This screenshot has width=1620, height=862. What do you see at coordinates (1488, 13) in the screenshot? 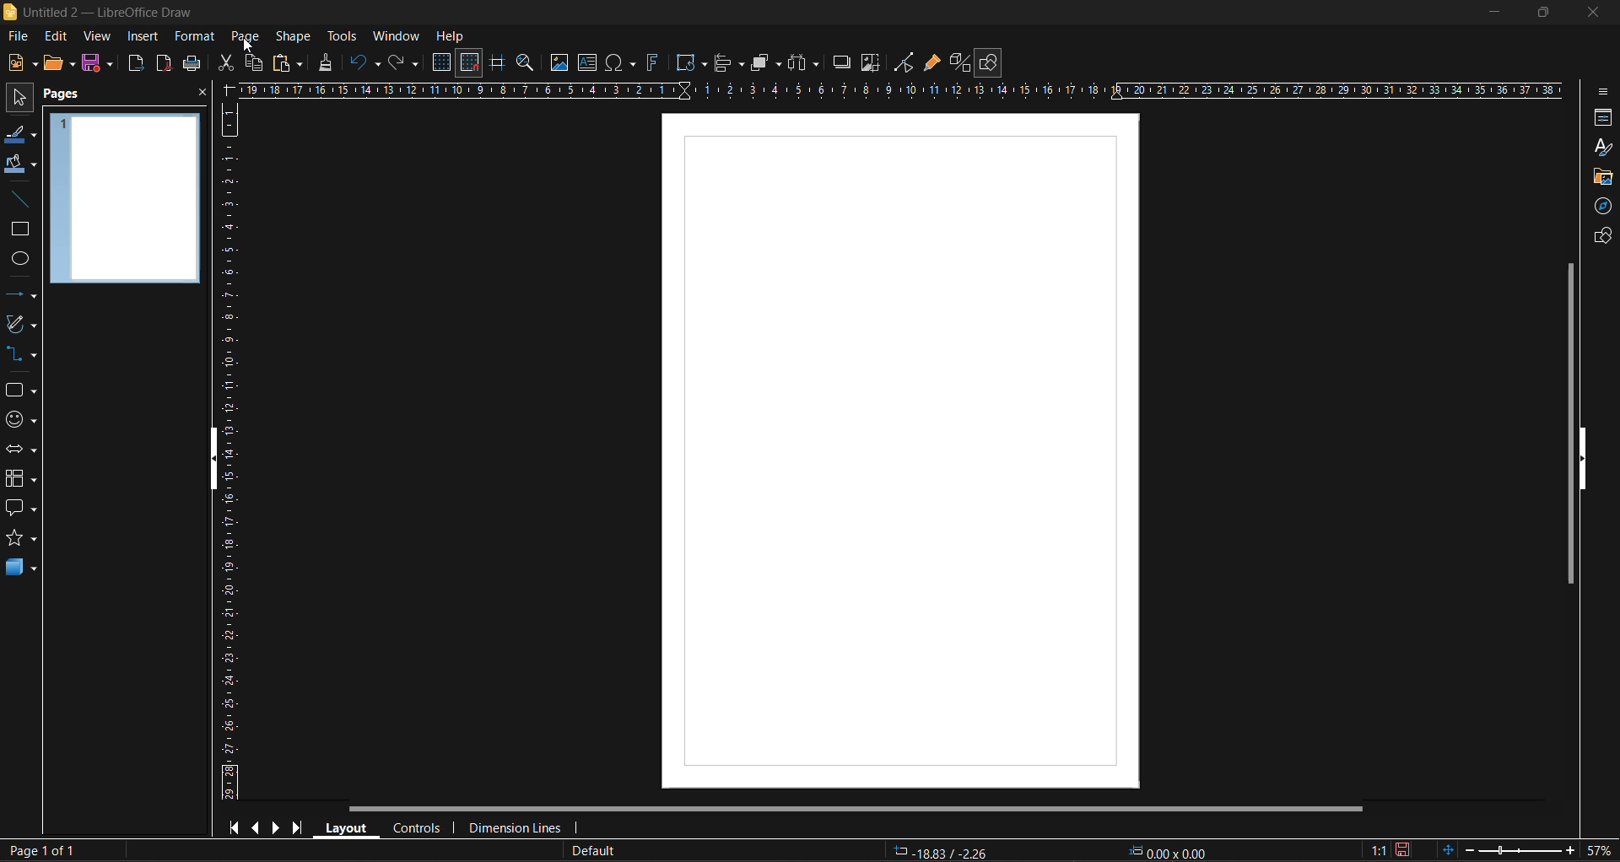
I see `minimize` at bounding box center [1488, 13].